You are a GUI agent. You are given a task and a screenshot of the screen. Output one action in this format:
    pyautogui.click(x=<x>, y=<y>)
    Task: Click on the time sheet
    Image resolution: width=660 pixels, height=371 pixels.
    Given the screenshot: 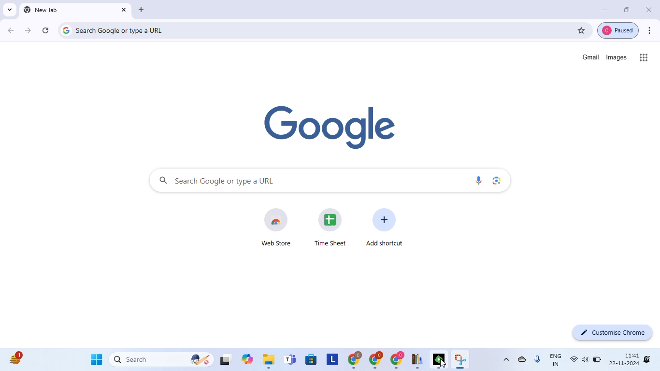 What is the action you would take?
    pyautogui.click(x=330, y=227)
    